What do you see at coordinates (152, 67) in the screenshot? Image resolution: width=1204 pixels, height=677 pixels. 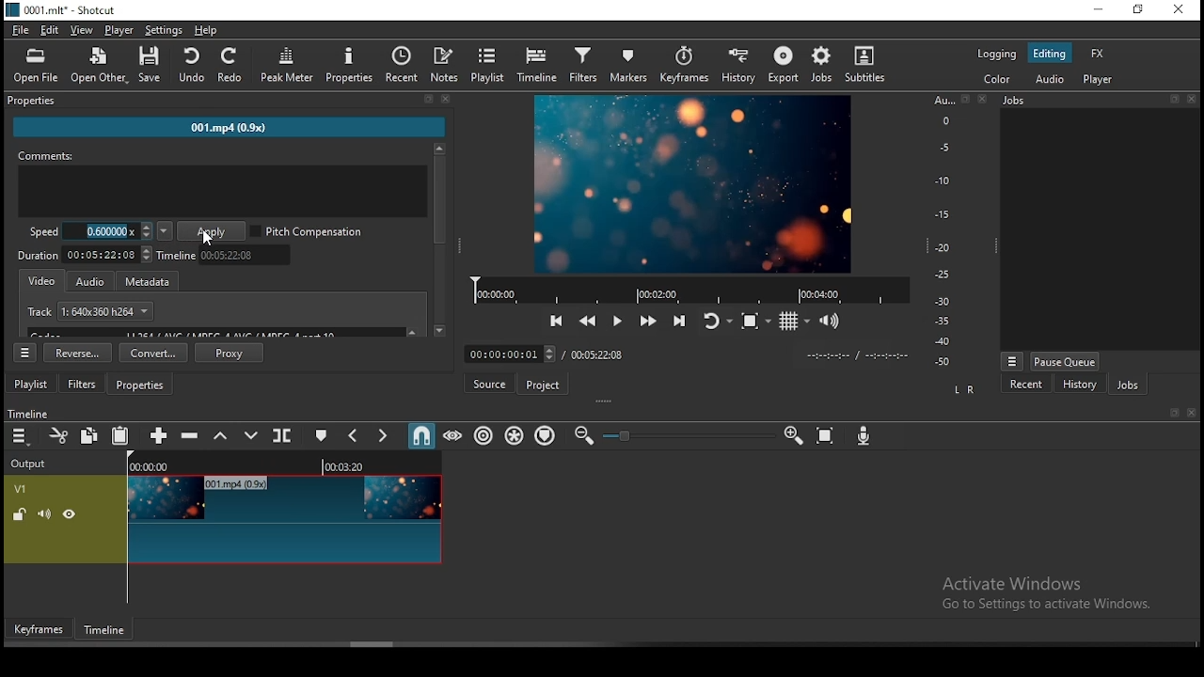 I see `save` at bounding box center [152, 67].